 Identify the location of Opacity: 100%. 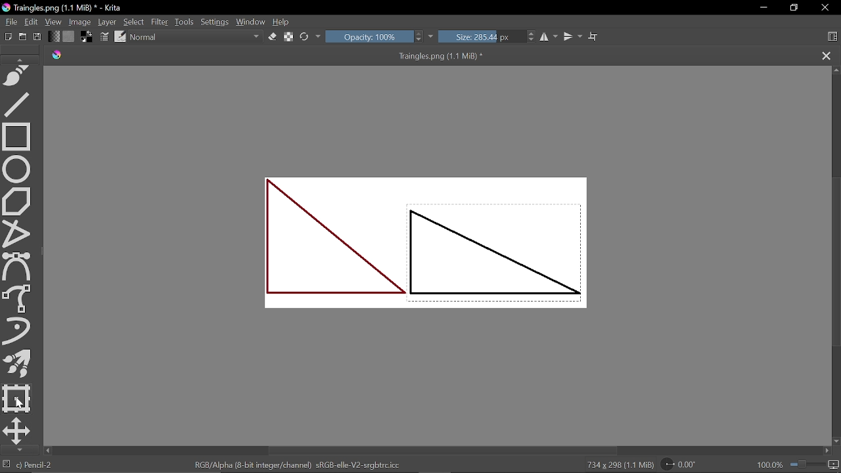
(375, 37).